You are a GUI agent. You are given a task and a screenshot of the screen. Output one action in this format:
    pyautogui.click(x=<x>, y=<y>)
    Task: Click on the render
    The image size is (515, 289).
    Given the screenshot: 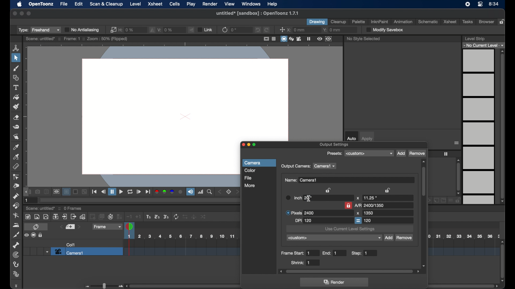 What is the action you would take?
    pyautogui.click(x=209, y=4)
    